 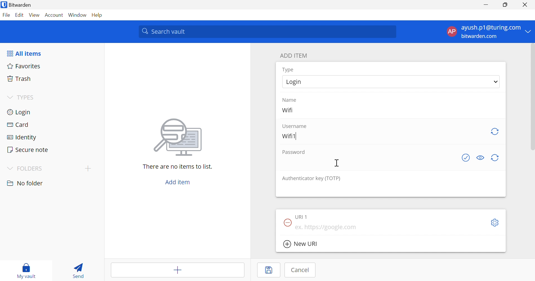 I want to click on Type, so click(x=289, y=70).